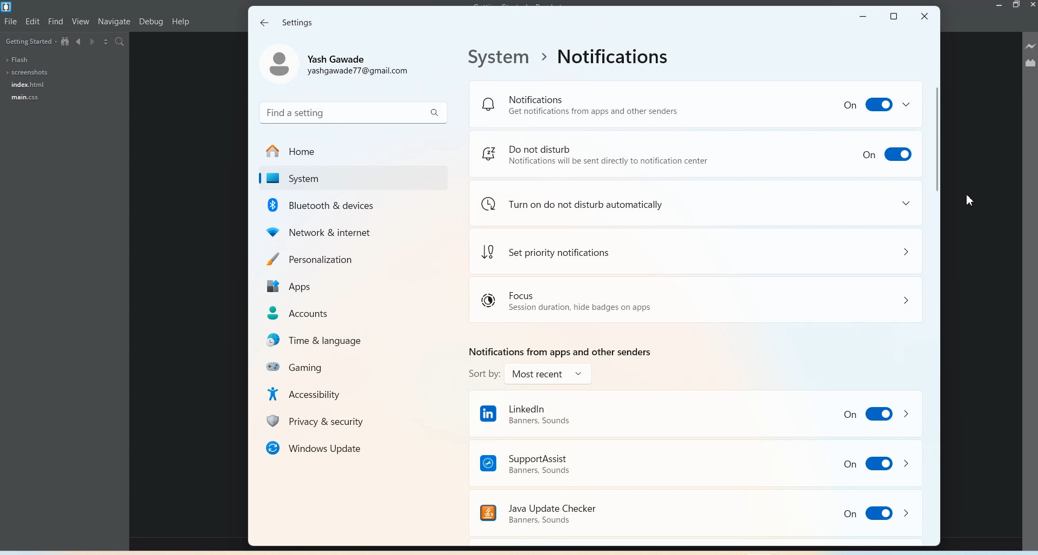  Describe the element at coordinates (120, 42) in the screenshot. I see `Find in files` at that location.